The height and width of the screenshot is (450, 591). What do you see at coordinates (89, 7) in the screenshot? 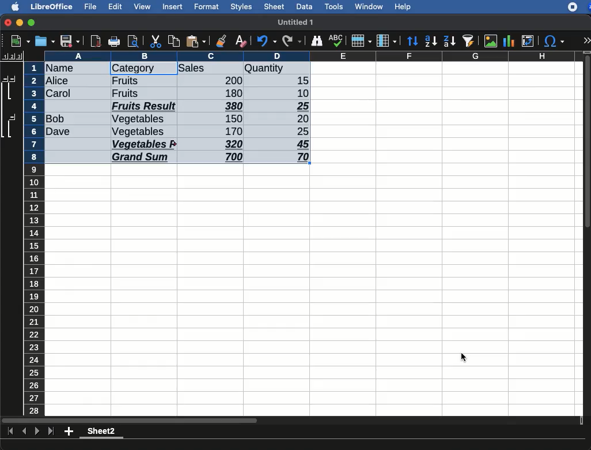
I see `file` at bounding box center [89, 7].